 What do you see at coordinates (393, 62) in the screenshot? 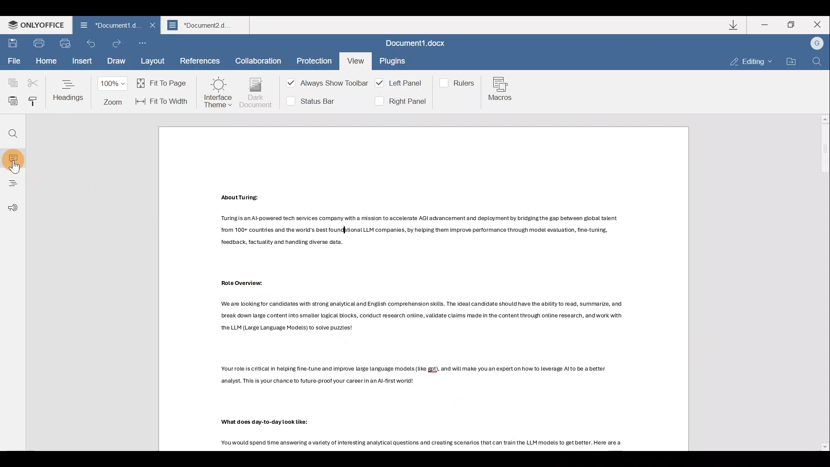
I see `Plugins` at bounding box center [393, 62].